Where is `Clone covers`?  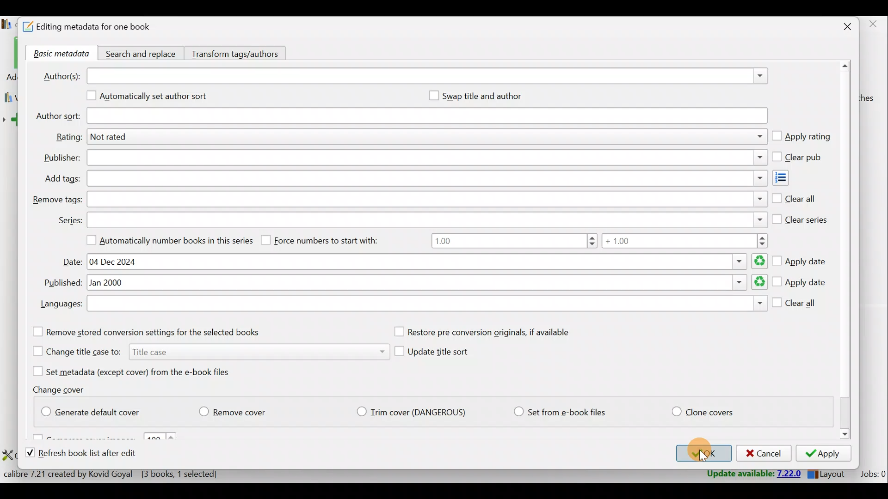 Clone covers is located at coordinates (701, 410).